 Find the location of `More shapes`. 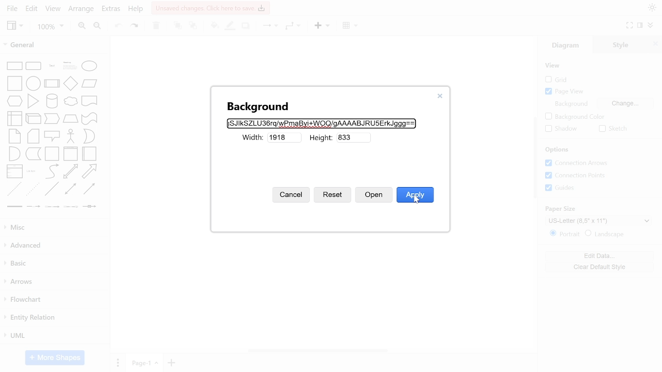

More shapes is located at coordinates (55, 358).